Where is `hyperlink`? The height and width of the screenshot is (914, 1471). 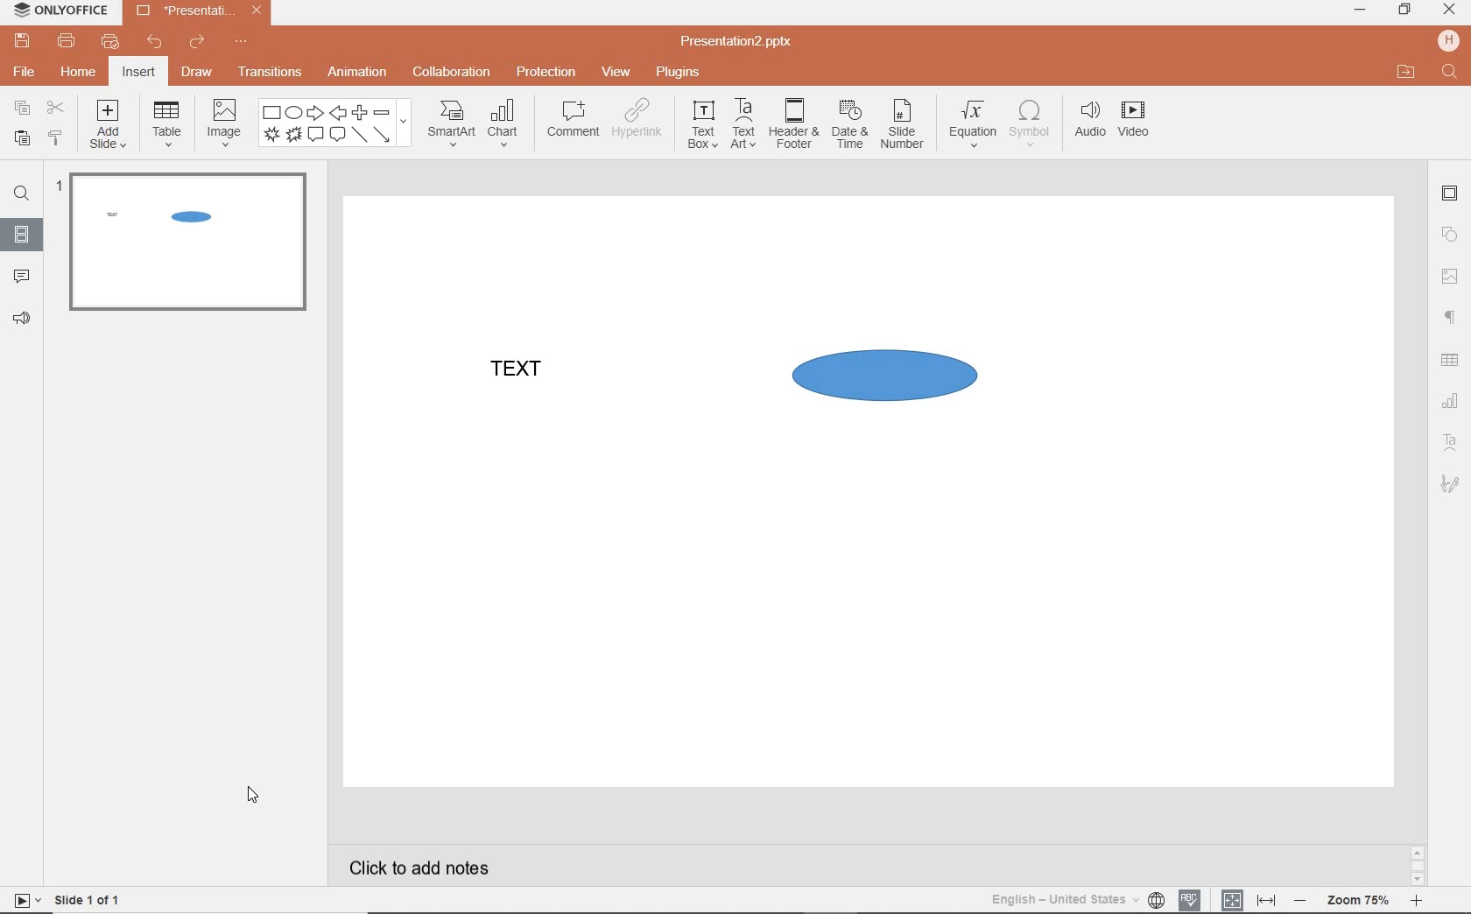 hyperlink is located at coordinates (638, 120).